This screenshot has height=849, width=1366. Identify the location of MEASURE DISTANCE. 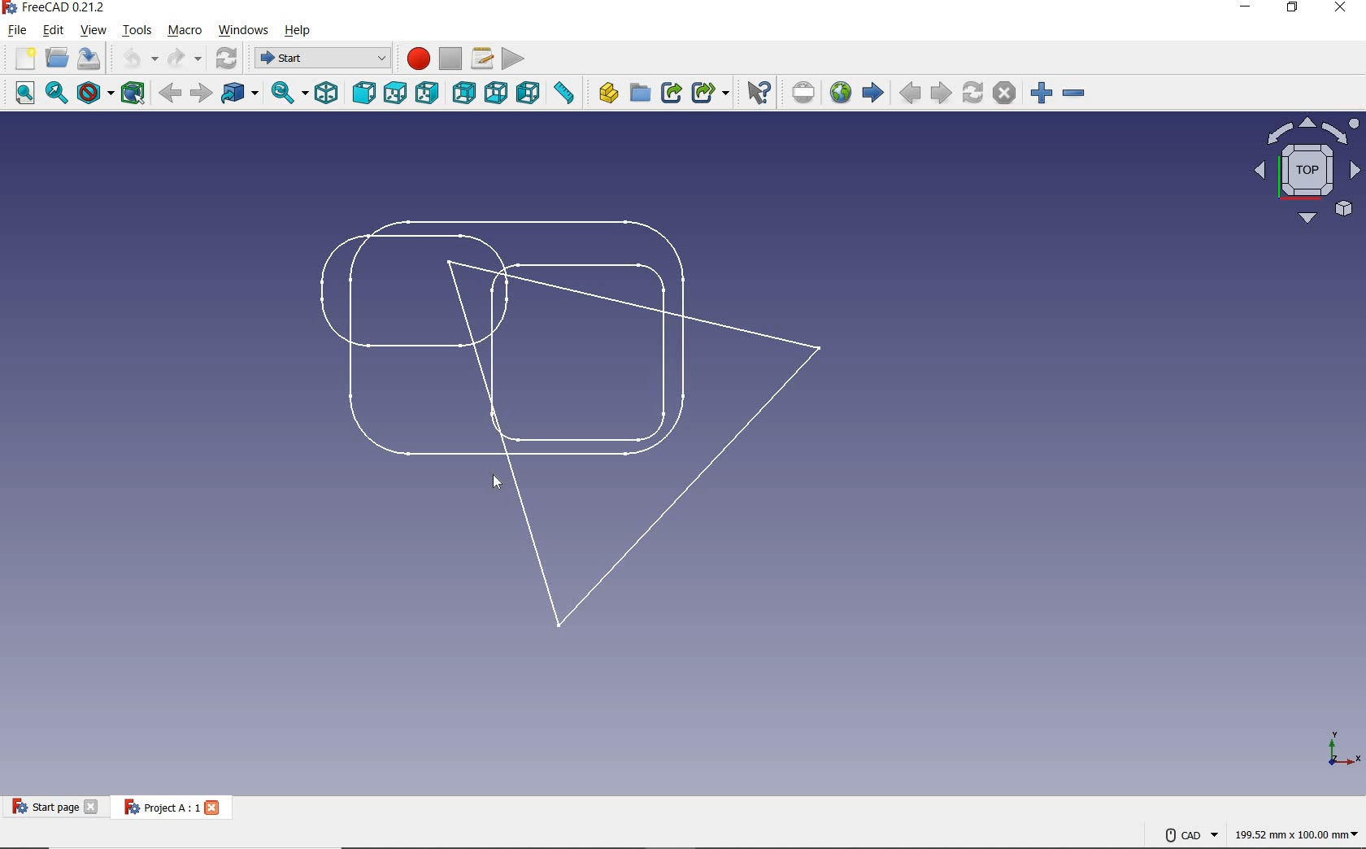
(567, 91).